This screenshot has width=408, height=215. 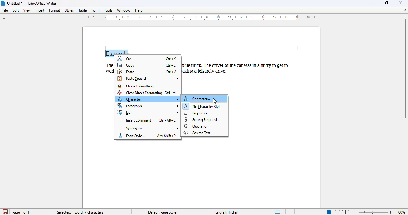 I want to click on no character style, so click(x=203, y=106).